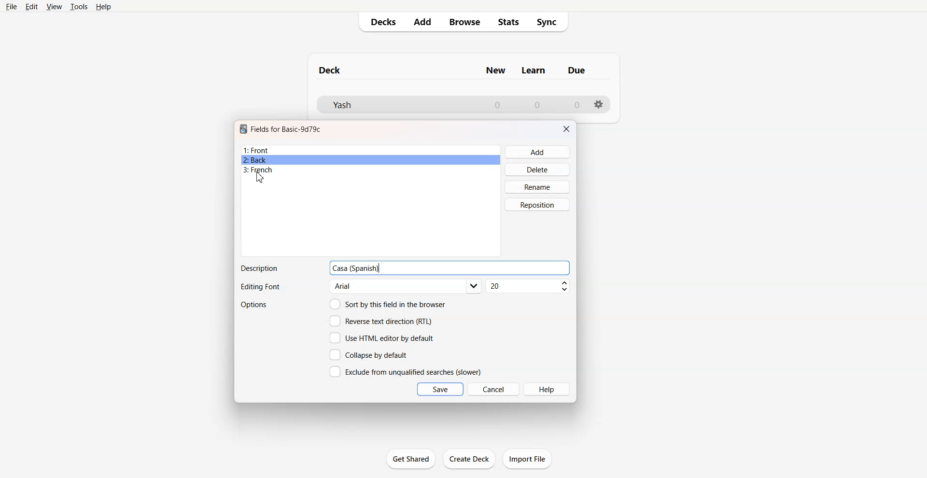 The width and height of the screenshot is (927, 478). What do you see at coordinates (538, 152) in the screenshot?
I see `Add` at bounding box center [538, 152].